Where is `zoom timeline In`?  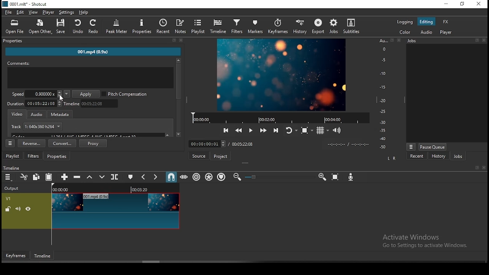
zoom timeline In is located at coordinates (322, 176).